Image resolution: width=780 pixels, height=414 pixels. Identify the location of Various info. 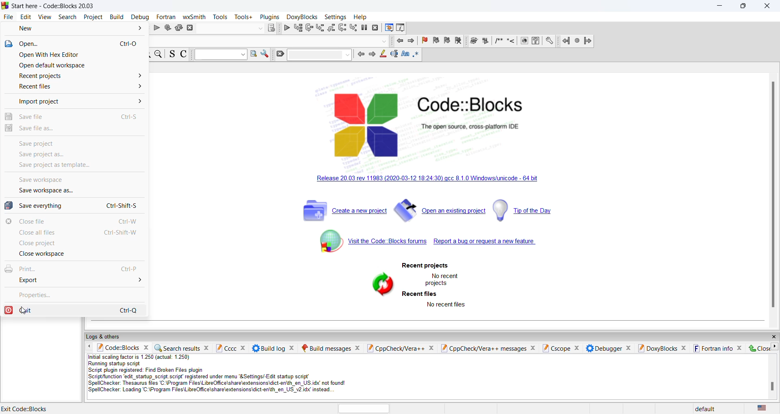
(402, 28).